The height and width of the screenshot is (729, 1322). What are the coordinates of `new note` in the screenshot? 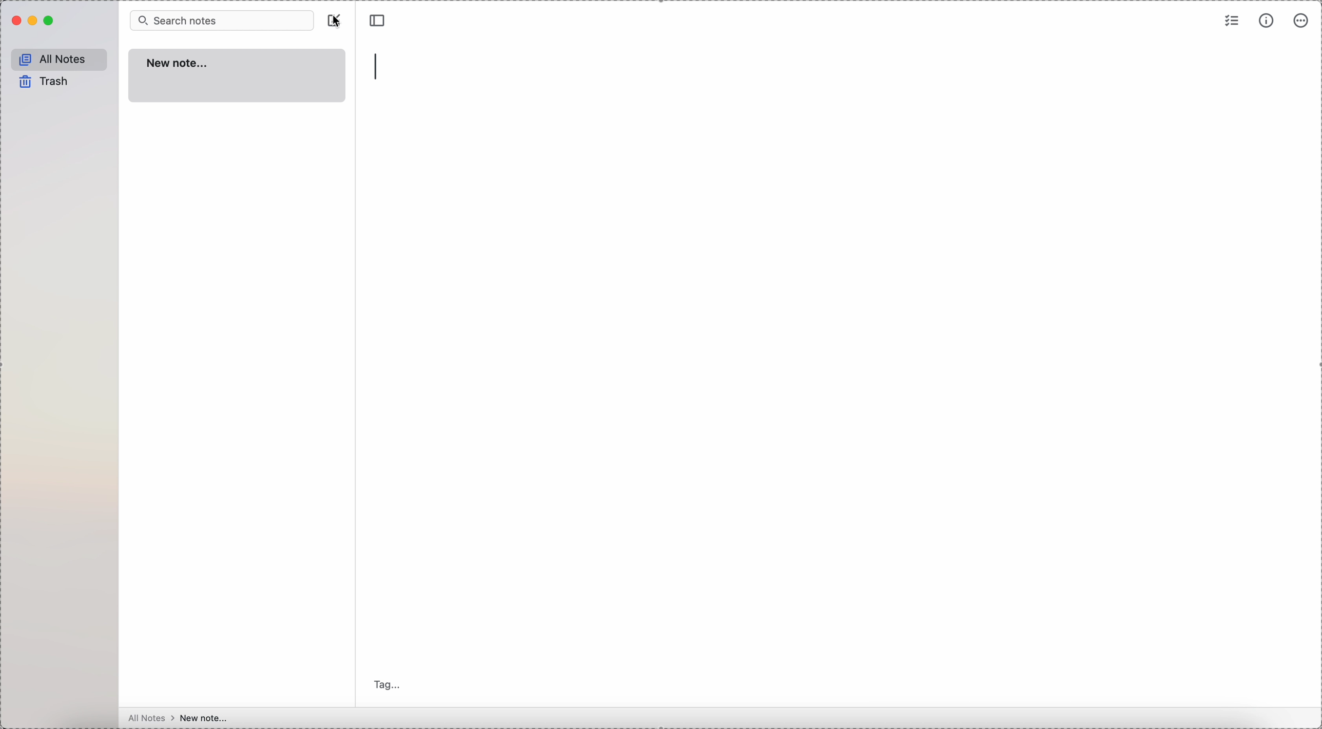 It's located at (238, 77).